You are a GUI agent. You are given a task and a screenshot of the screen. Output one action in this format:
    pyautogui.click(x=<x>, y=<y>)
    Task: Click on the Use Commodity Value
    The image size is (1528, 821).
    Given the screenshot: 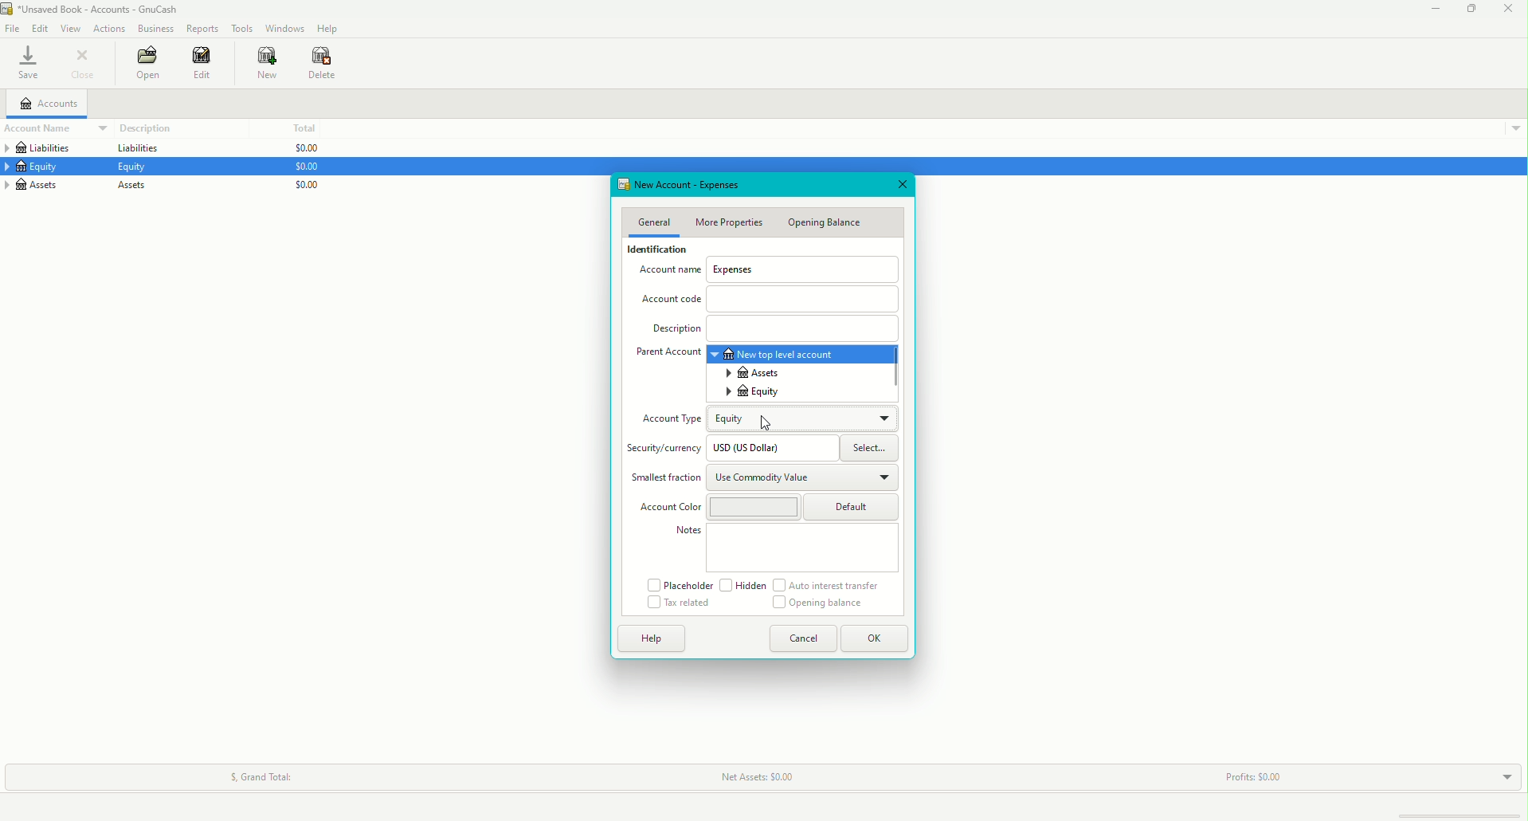 What is the action you would take?
    pyautogui.click(x=804, y=478)
    